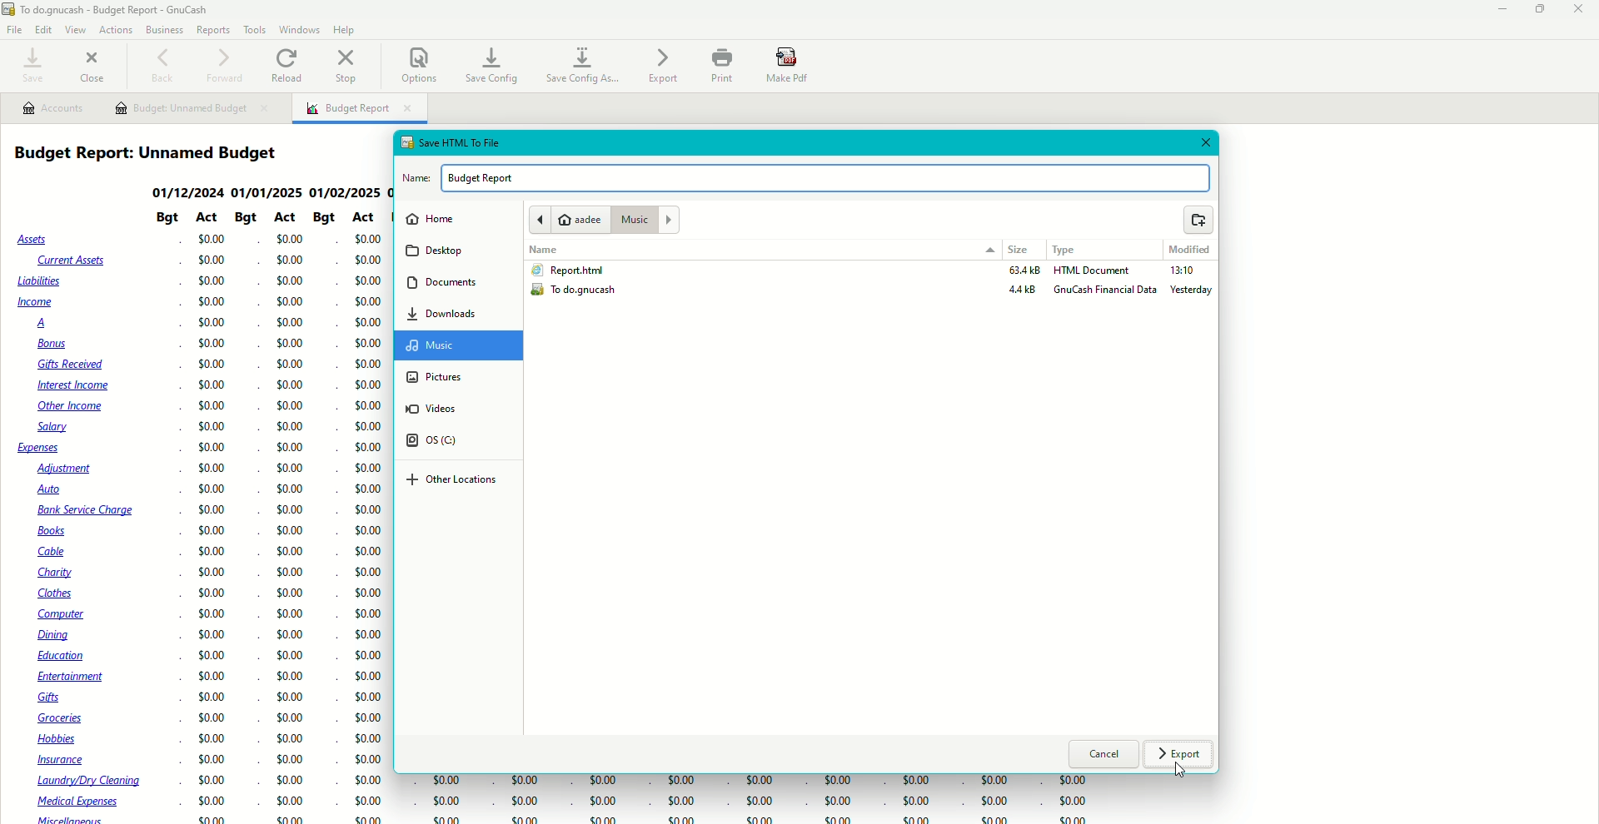 Image resolution: width=1599 pixels, height=824 pixels. What do you see at coordinates (720, 66) in the screenshot?
I see `Print` at bounding box center [720, 66].